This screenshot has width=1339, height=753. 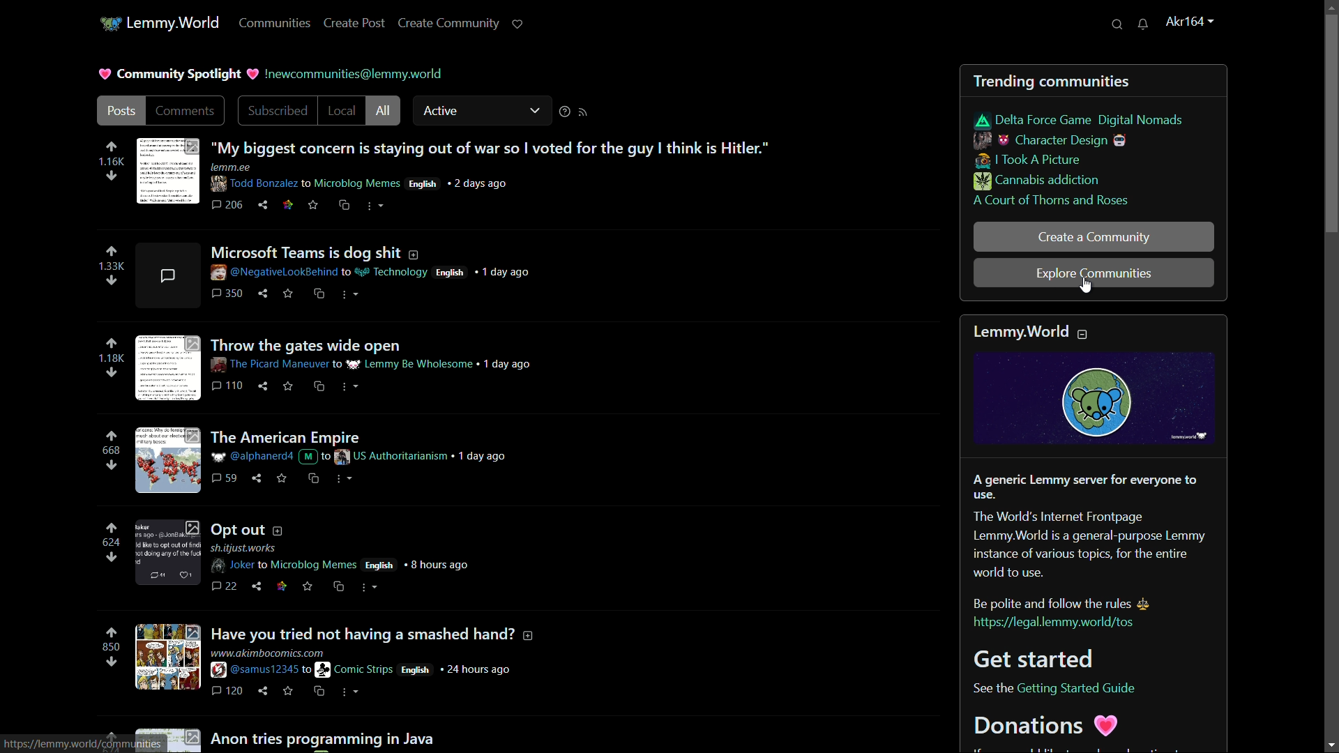 What do you see at coordinates (1093, 540) in the screenshot?
I see `about lemmy world` at bounding box center [1093, 540].